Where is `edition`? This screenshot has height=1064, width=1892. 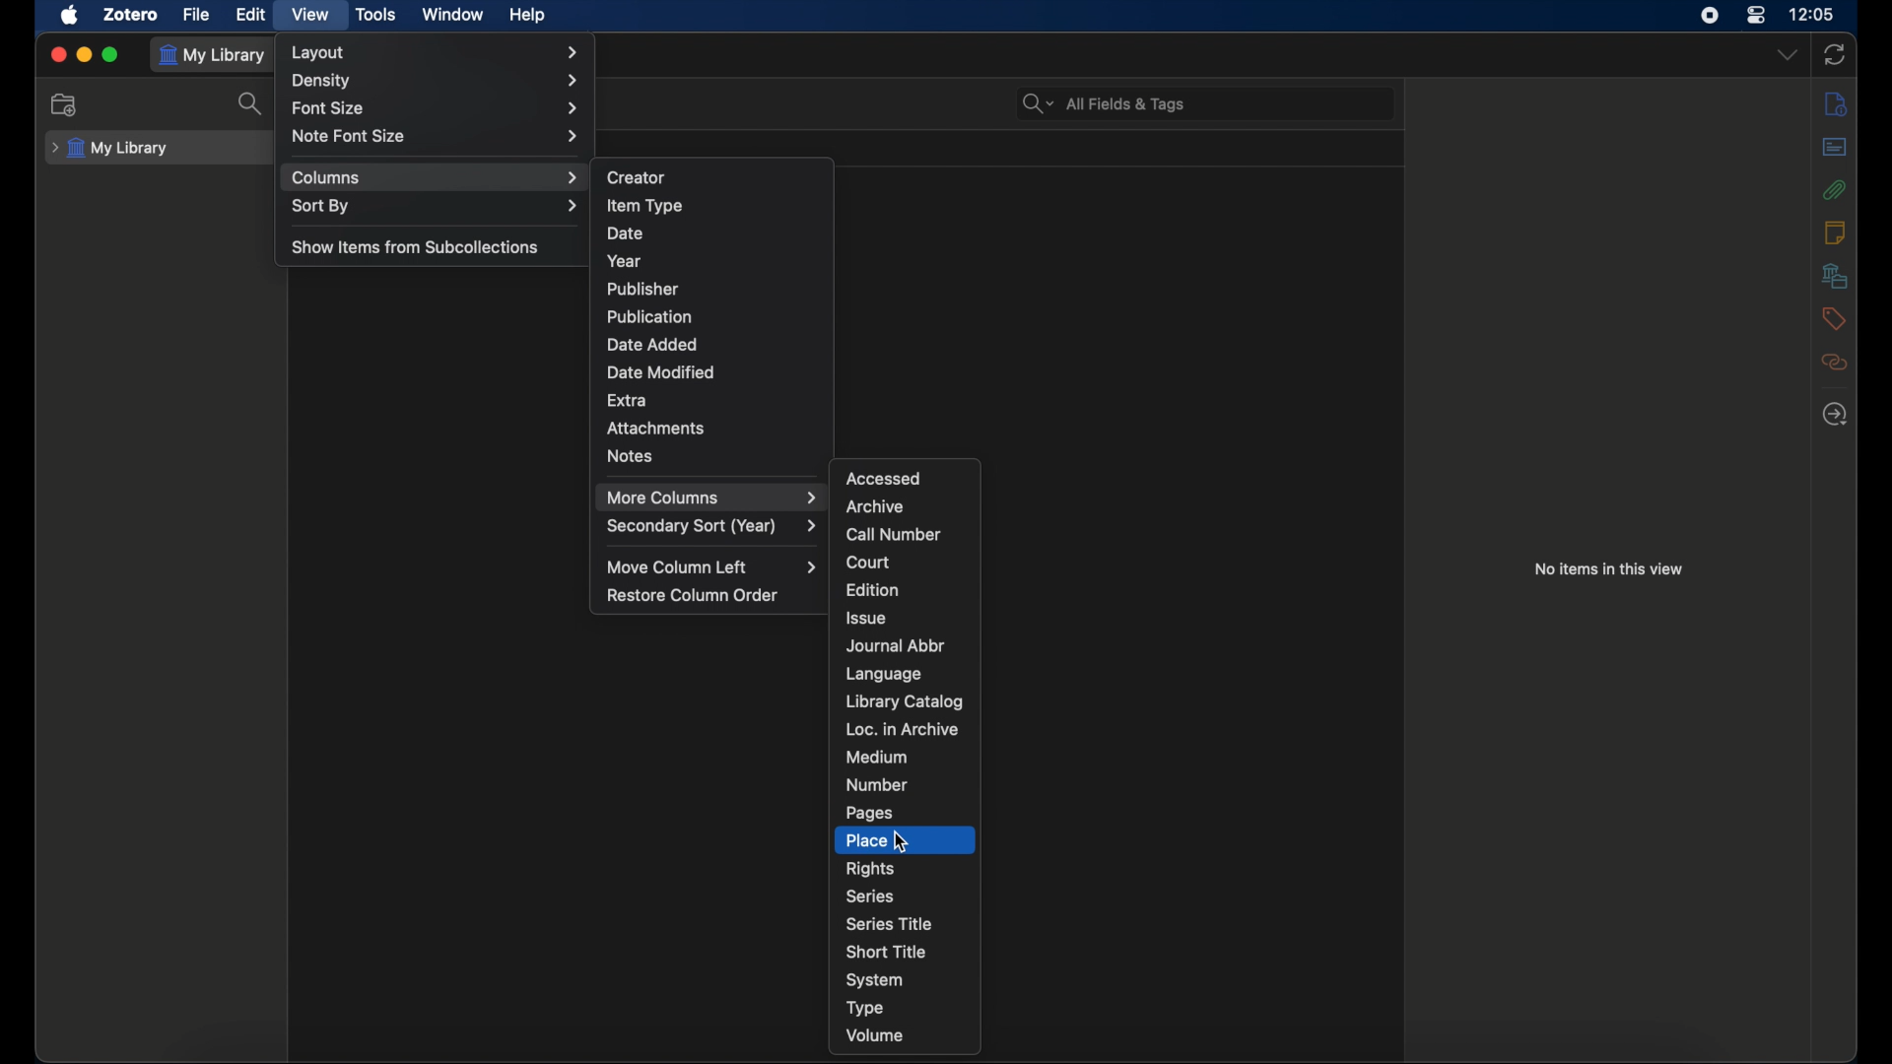
edition is located at coordinates (871, 589).